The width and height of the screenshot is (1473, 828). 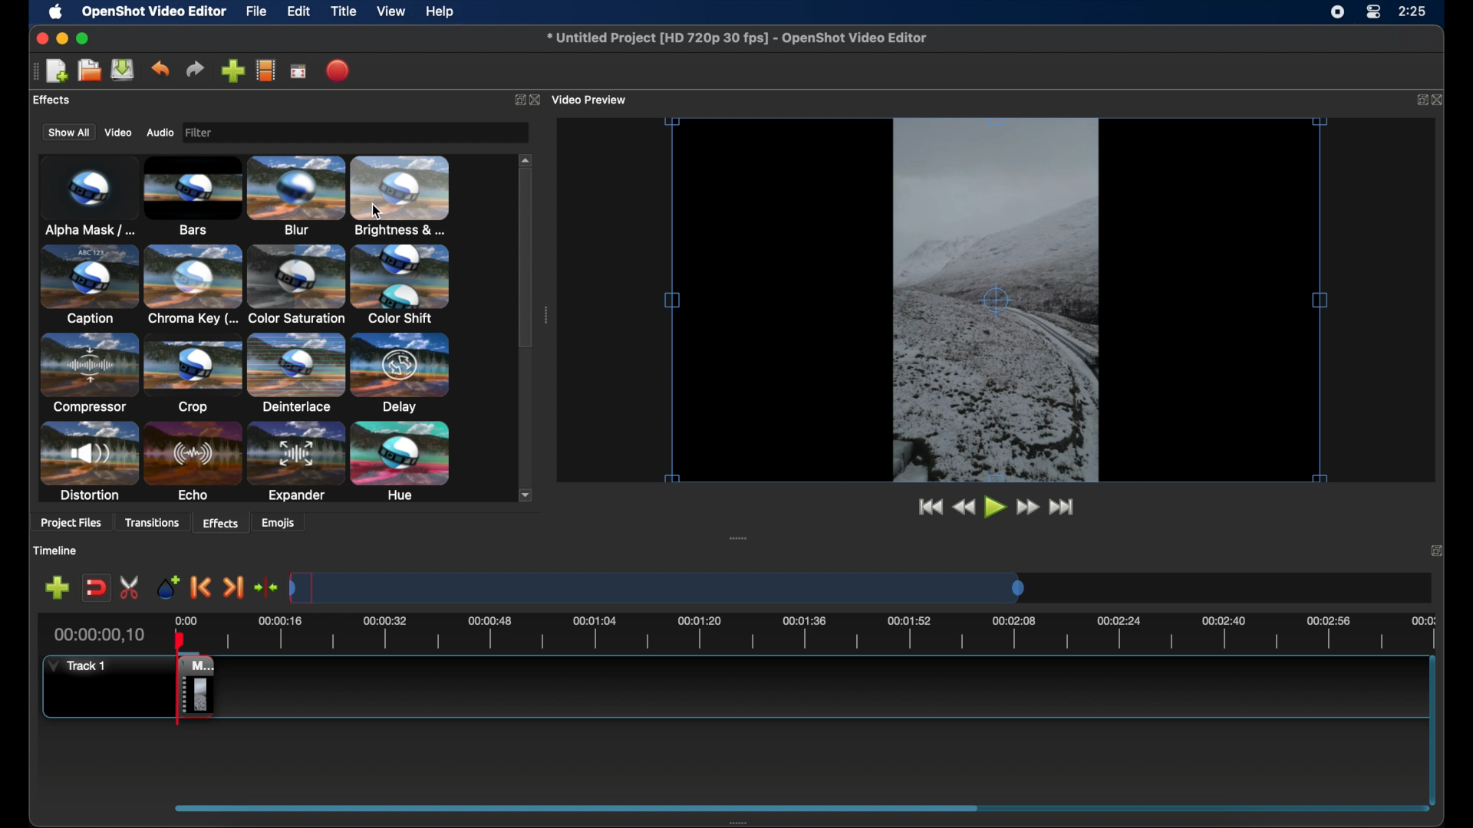 What do you see at coordinates (187, 618) in the screenshot?
I see `0.00` at bounding box center [187, 618].